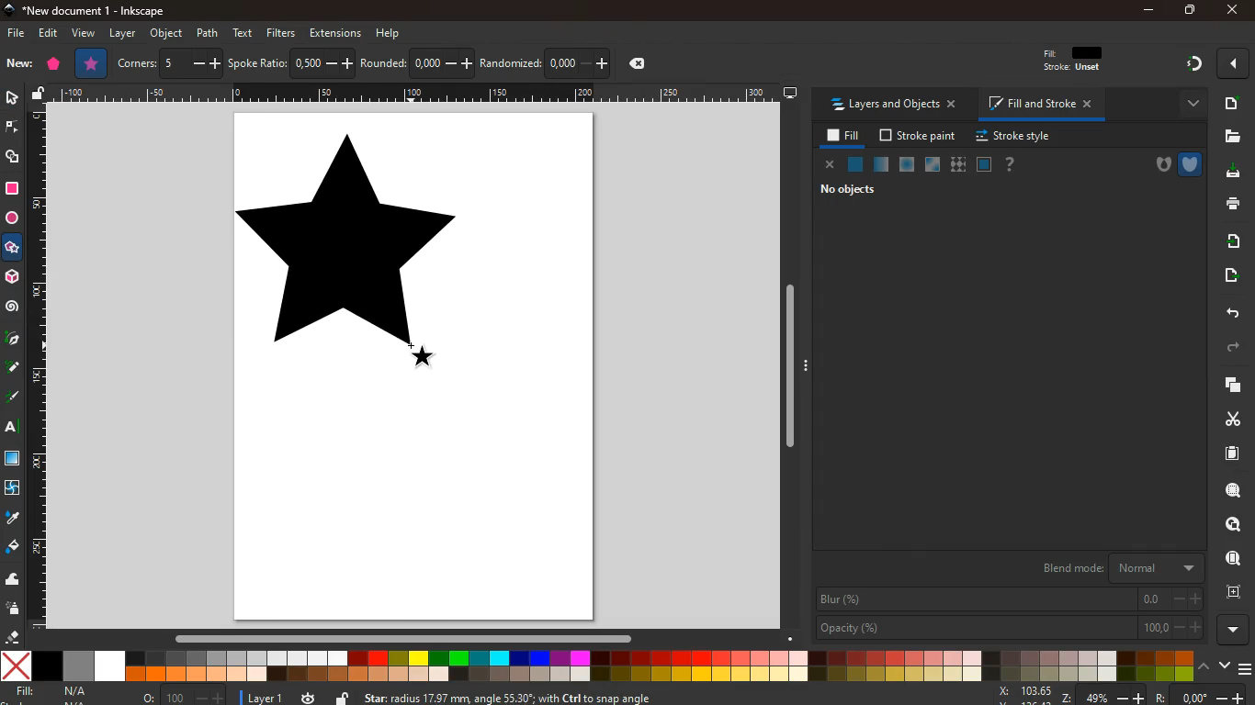 The image size is (1255, 705). I want to click on close, so click(830, 165).